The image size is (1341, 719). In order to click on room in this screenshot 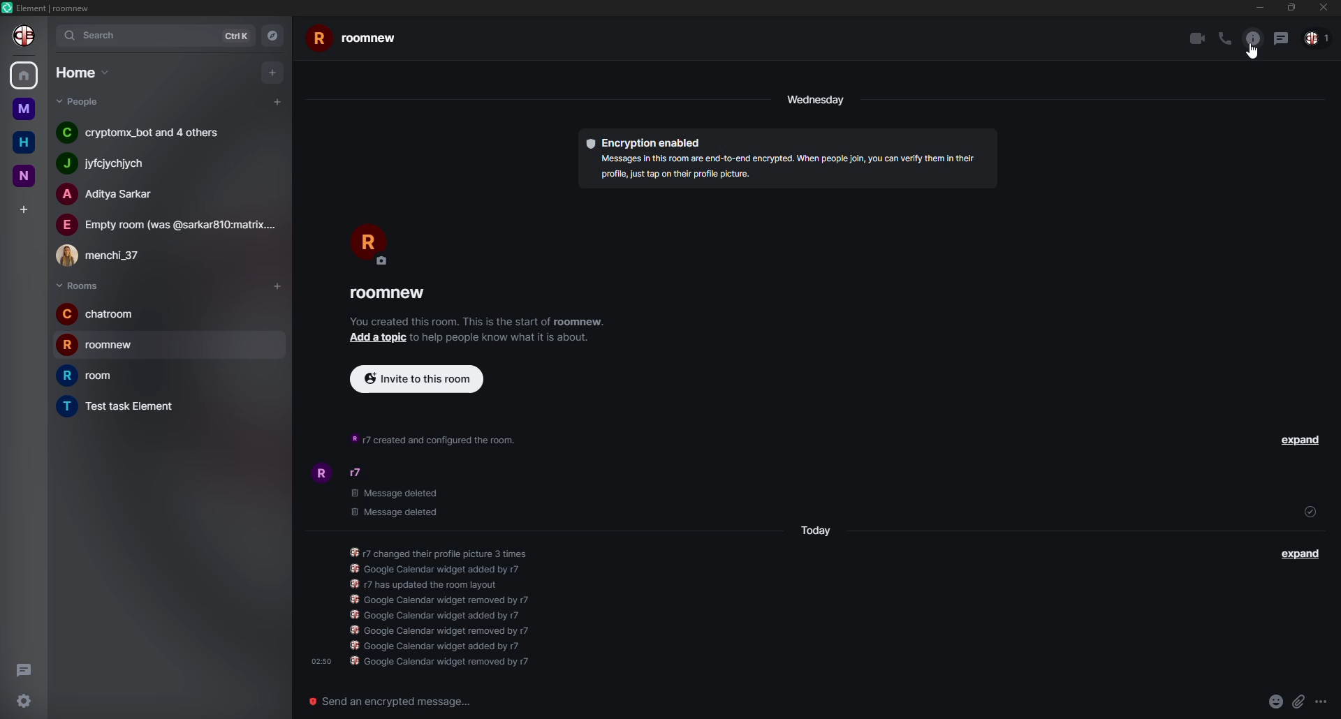, I will do `click(122, 406)`.